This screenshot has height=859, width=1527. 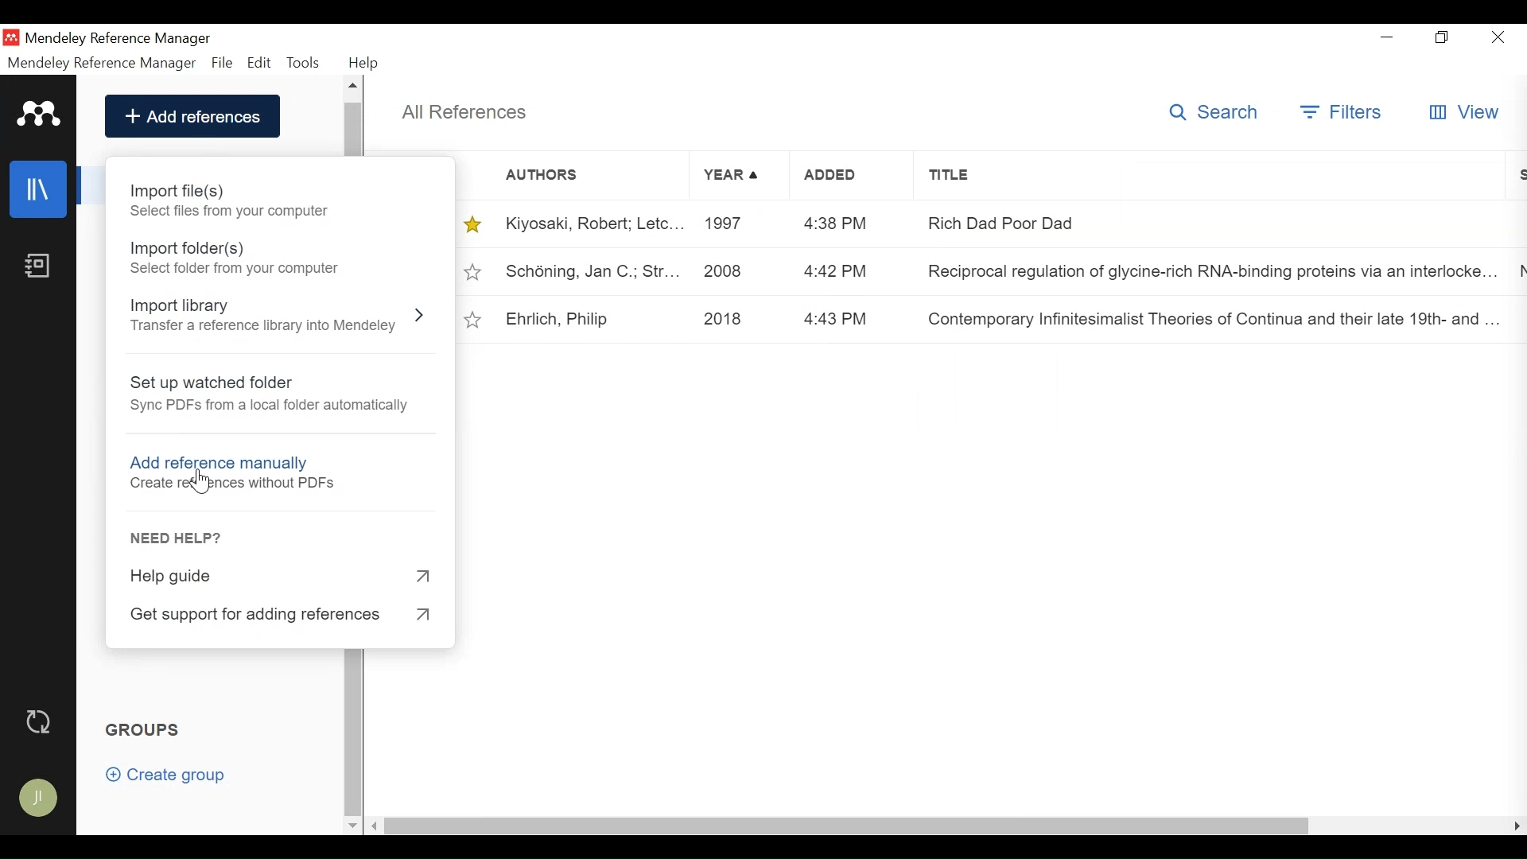 I want to click on Select Folder from computer, so click(x=237, y=270).